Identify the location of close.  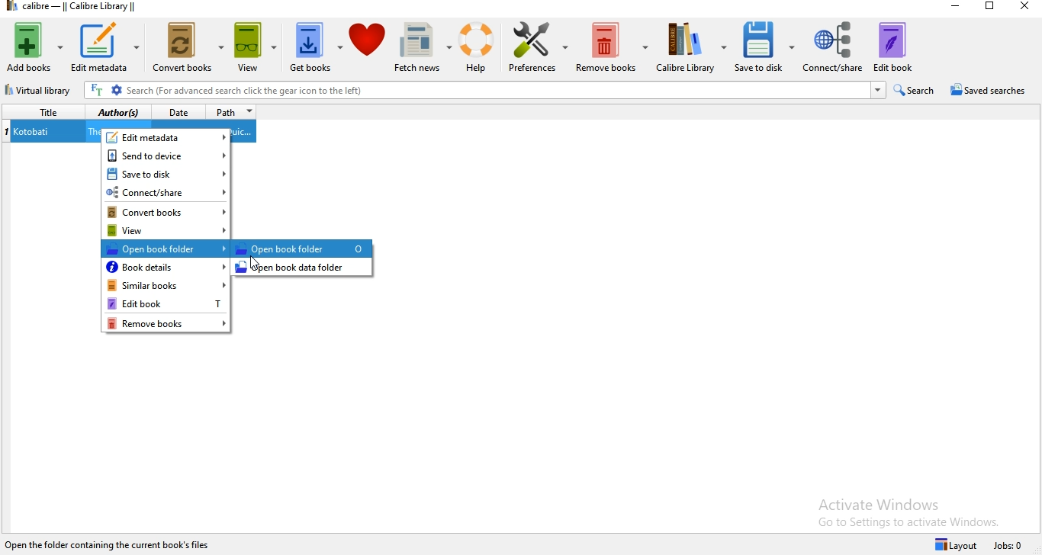
(1026, 8).